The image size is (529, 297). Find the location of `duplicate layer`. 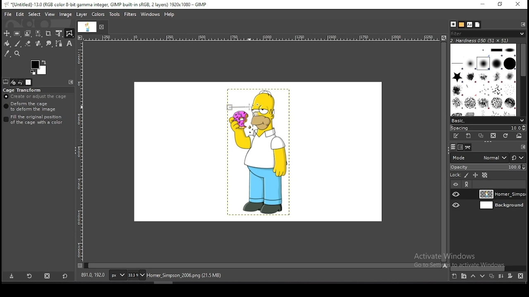

duplicate layer is located at coordinates (491, 277).